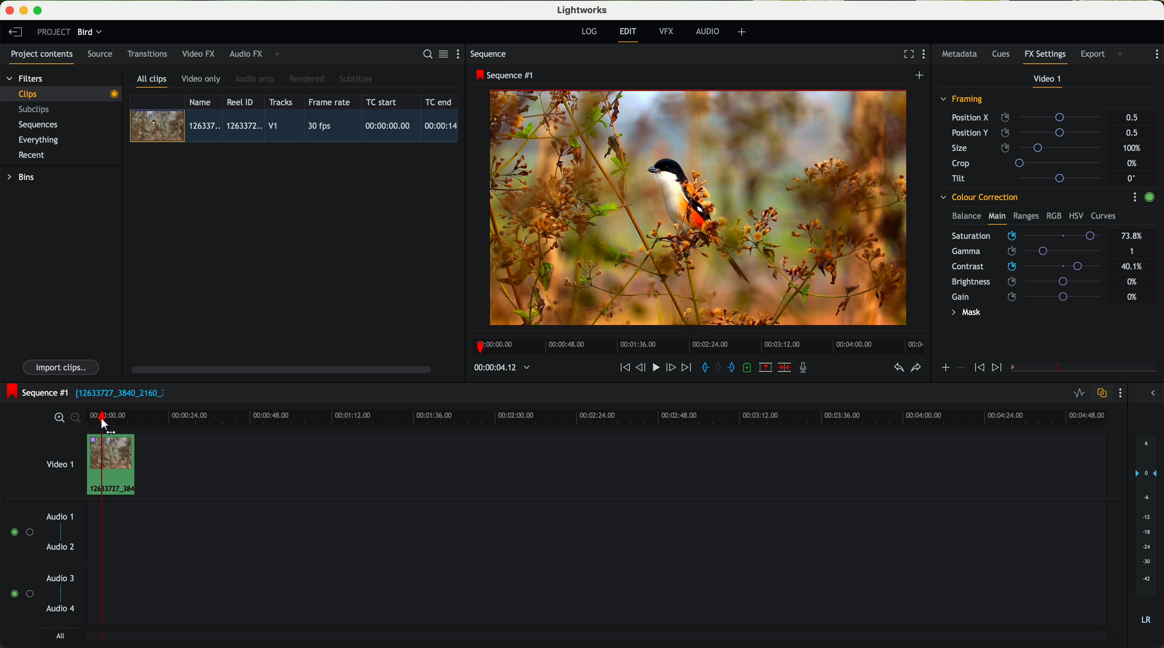 The image size is (1164, 648). What do you see at coordinates (1132, 178) in the screenshot?
I see `0°` at bounding box center [1132, 178].